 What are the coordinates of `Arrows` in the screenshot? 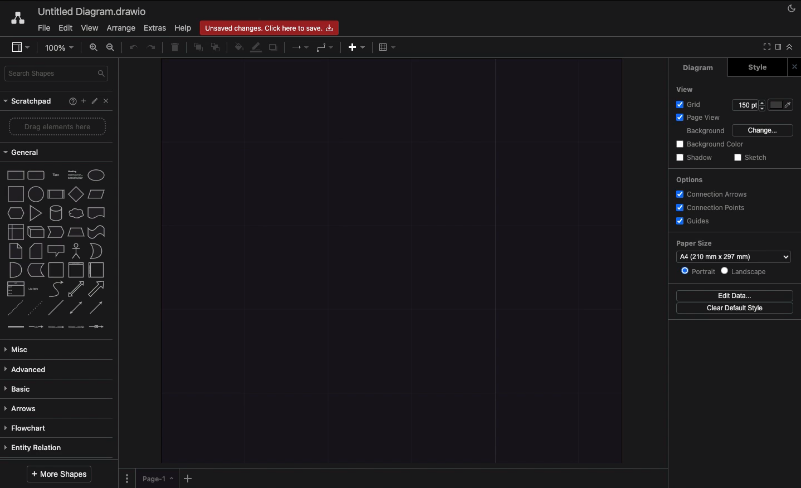 It's located at (23, 408).